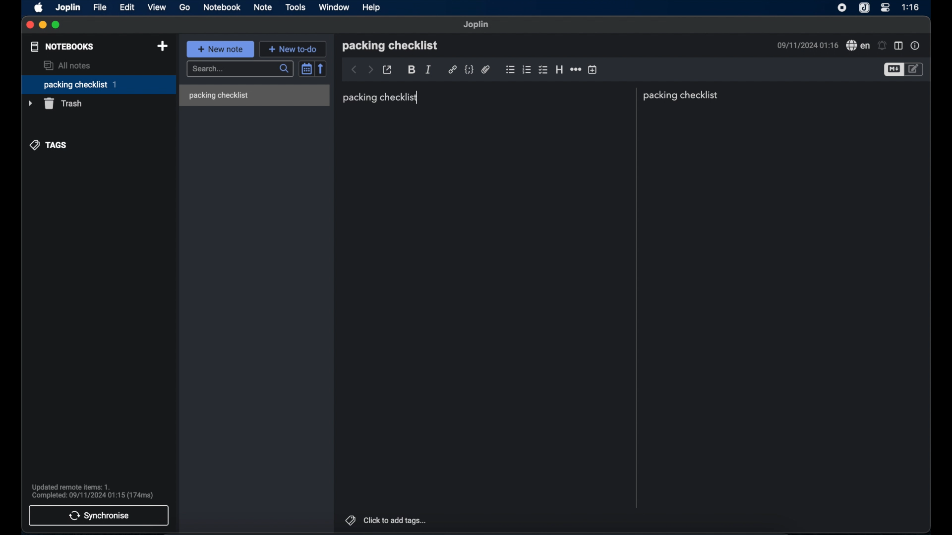 Image resolution: width=952 pixels, height=535 pixels. I want to click on control center, so click(886, 7).